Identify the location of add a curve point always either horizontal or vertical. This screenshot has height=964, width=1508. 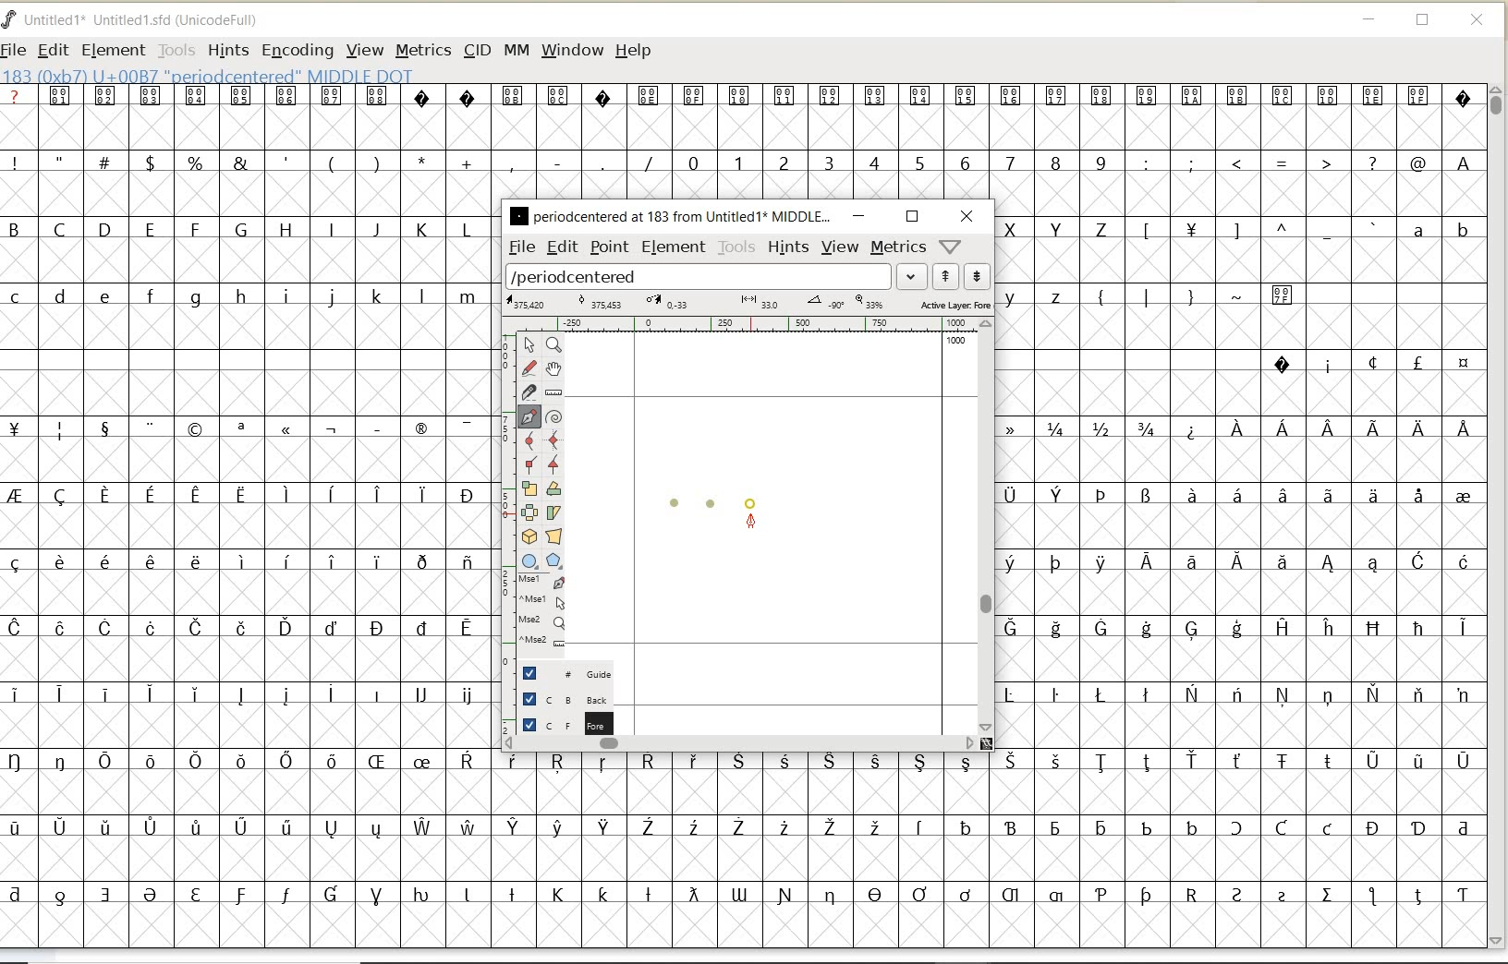
(553, 439).